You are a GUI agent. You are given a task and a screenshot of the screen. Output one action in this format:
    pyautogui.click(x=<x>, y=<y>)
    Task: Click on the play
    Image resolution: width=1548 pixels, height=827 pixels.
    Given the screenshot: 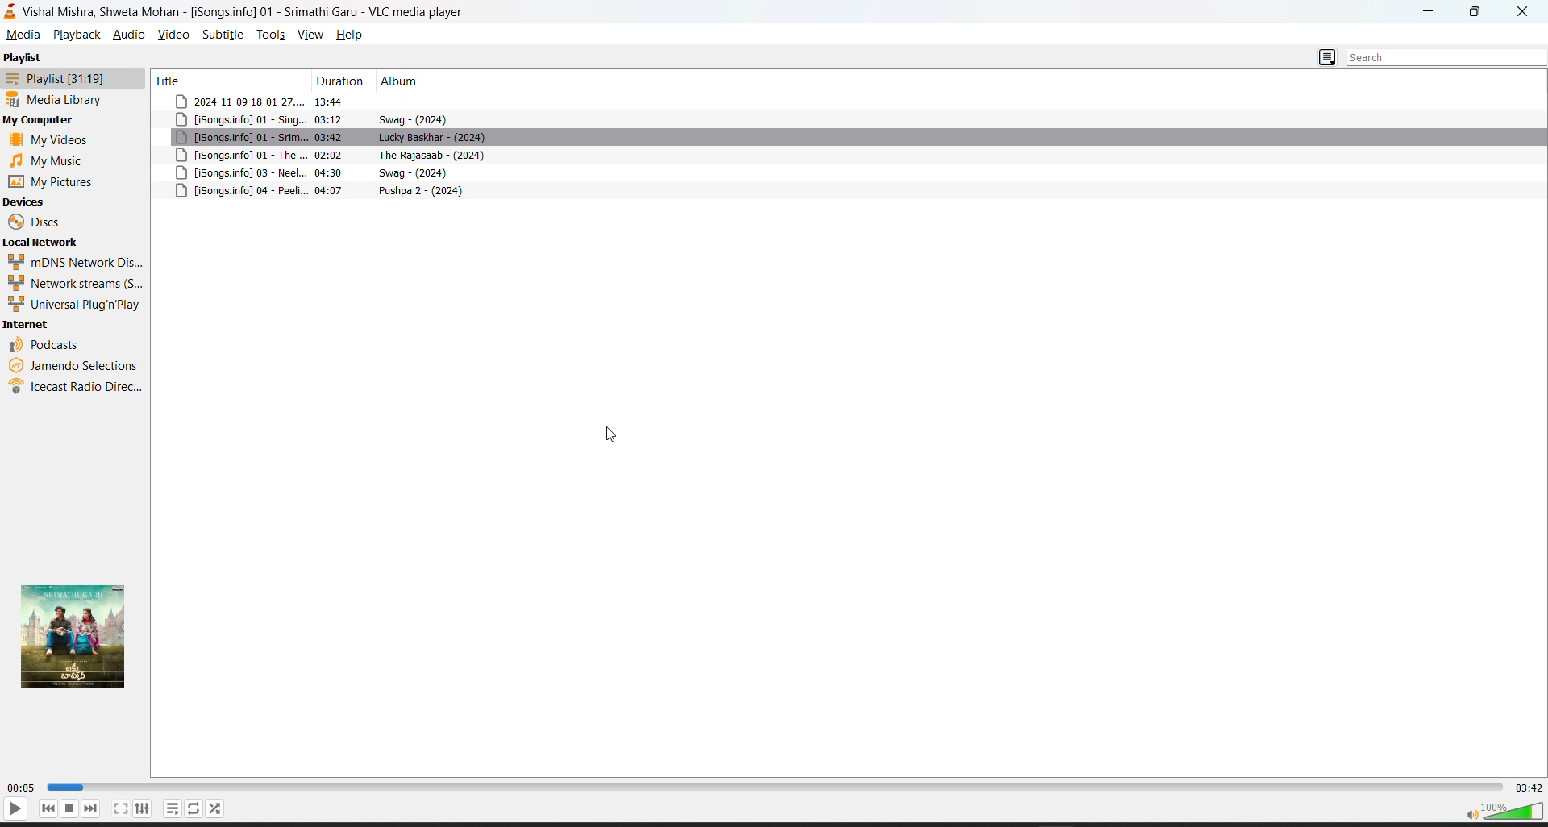 What is the action you would take?
    pyautogui.click(x=15, y=808)
    